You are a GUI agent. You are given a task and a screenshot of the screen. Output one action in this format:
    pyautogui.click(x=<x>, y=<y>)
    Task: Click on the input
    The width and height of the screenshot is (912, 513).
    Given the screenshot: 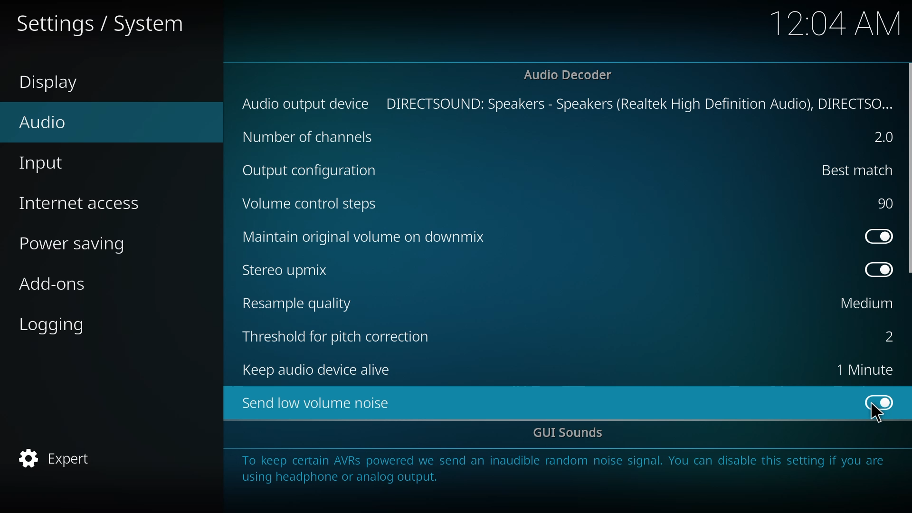 What is the action you would take?
    pyautogui.click(x=52, y=164)
    